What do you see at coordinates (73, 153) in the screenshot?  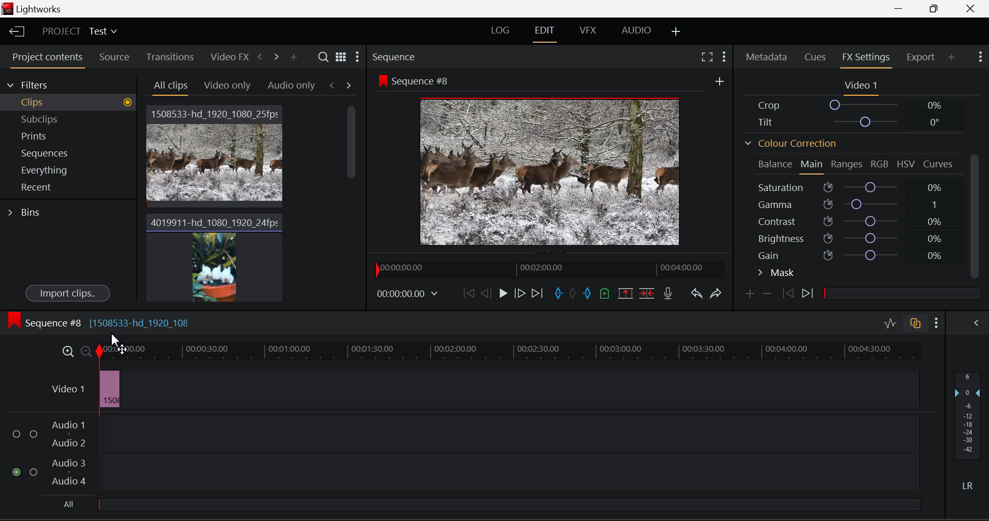 I see `Sequences` at bounding box center [73, 153].